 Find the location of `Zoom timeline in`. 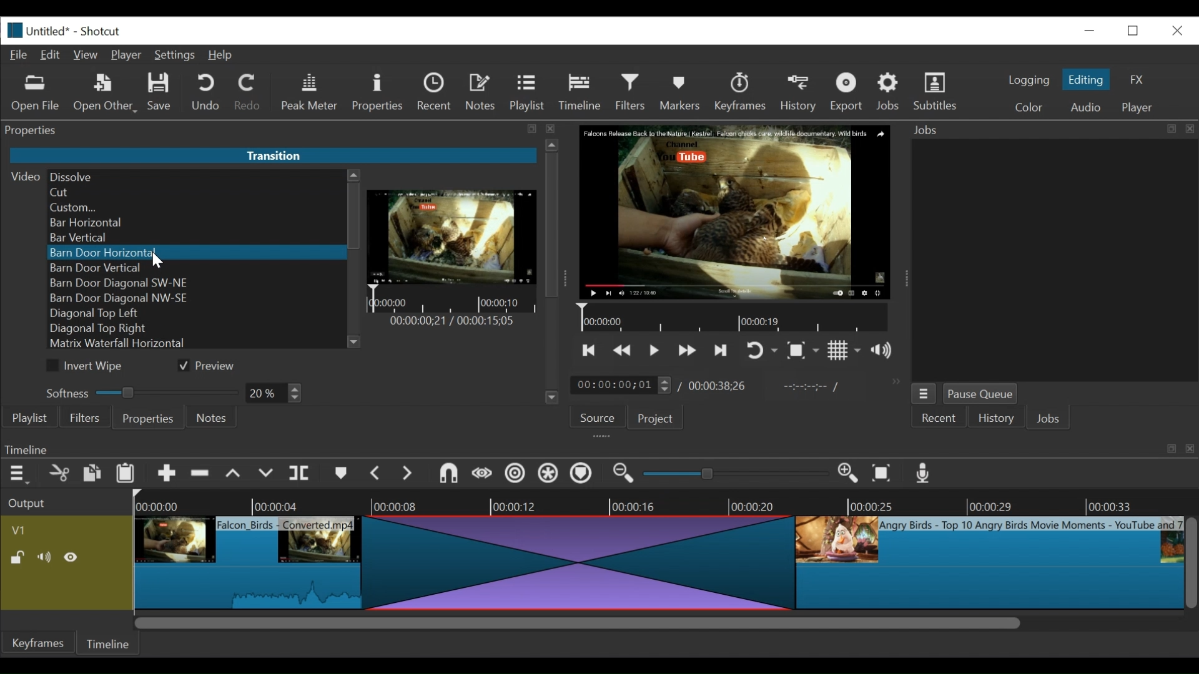

Zoom timeline in is located at coordinates (621, 475).